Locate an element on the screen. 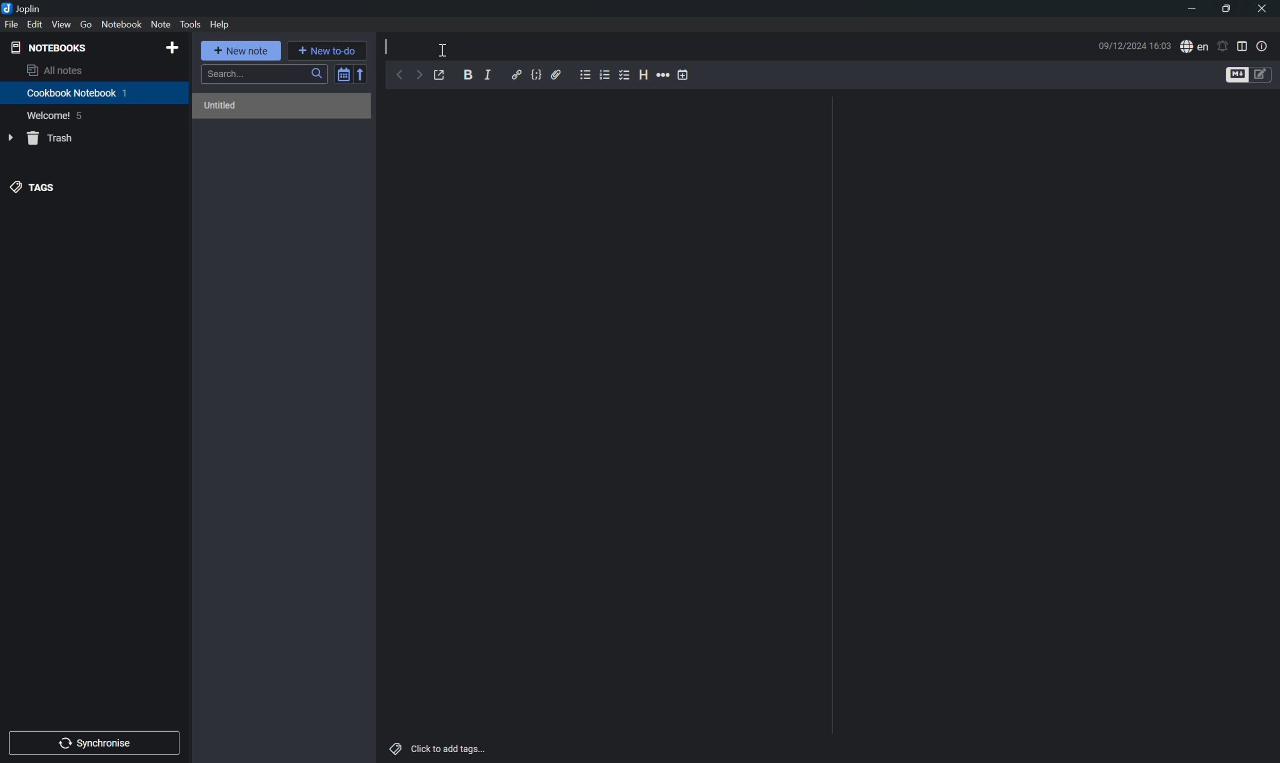 The height and width of the screenshot is (763, 1280). Toggle editors is located at coordinates (1250, 74).